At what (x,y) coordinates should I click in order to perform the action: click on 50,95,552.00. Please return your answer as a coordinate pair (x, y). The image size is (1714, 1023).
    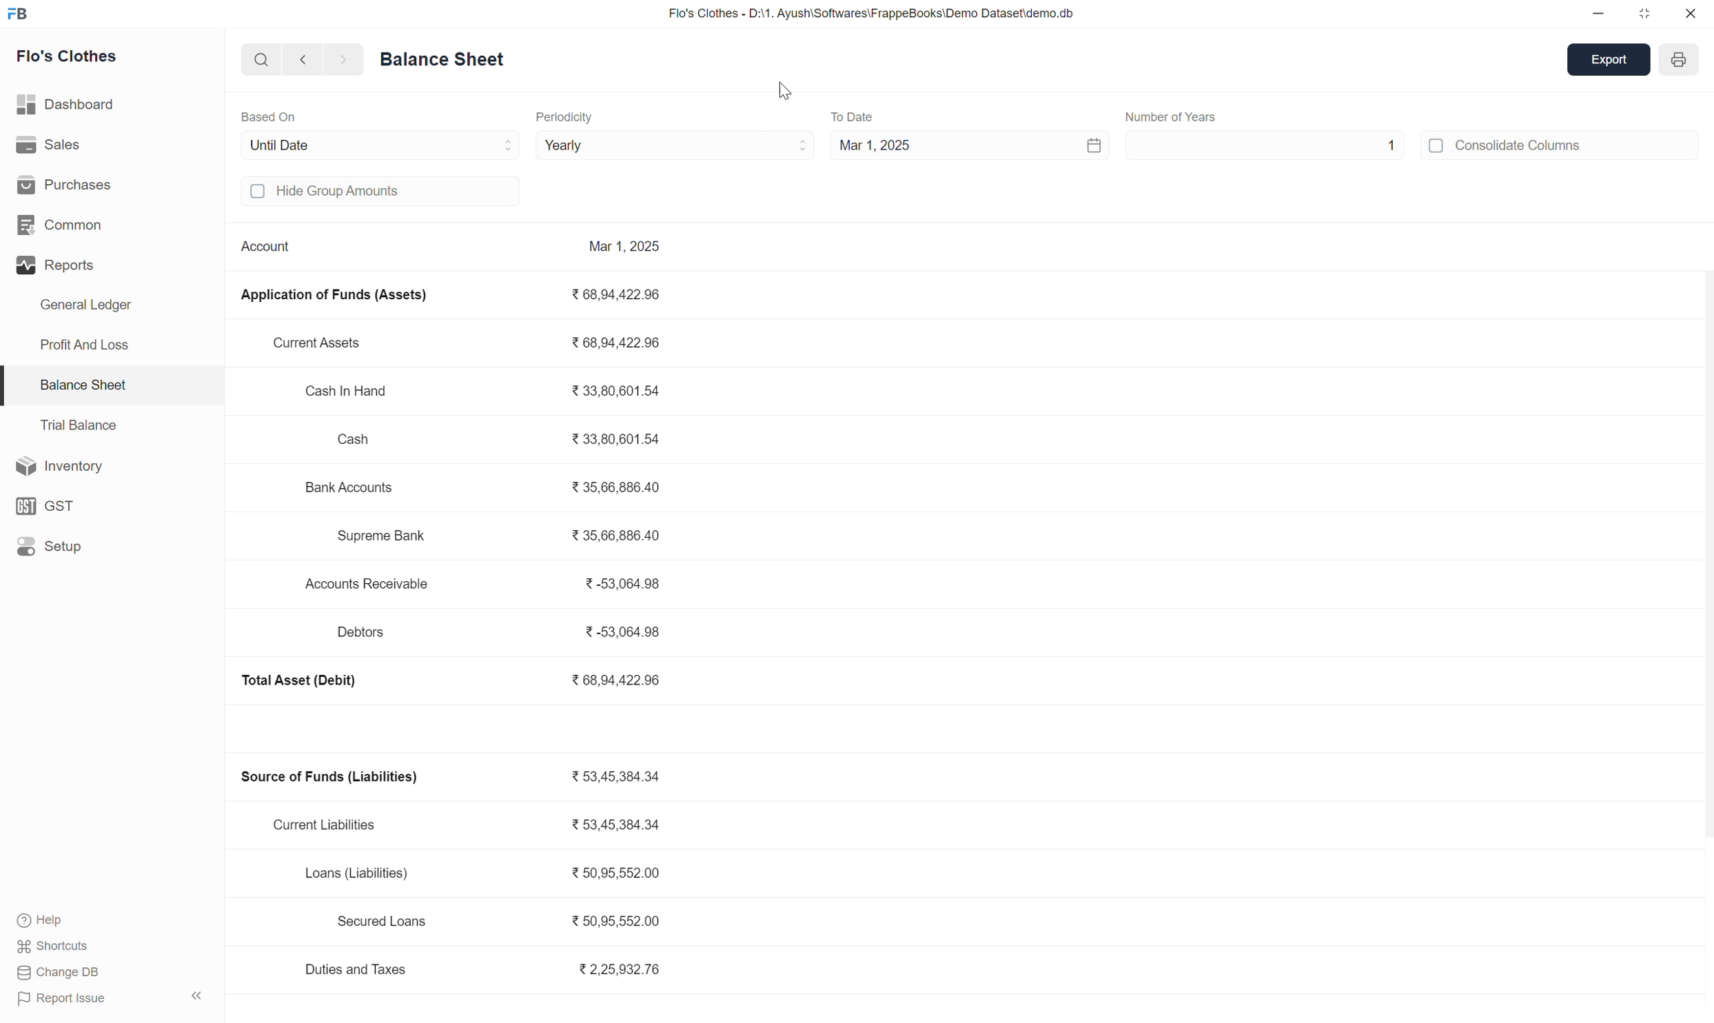
    Looking at the image, I should click on (623, 921).